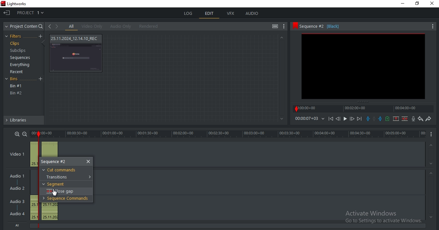 This screenshot has width=439, height=230. Describe the element at coordinates (368, 119) in the screenshot. I see `add a in mark` at that location.